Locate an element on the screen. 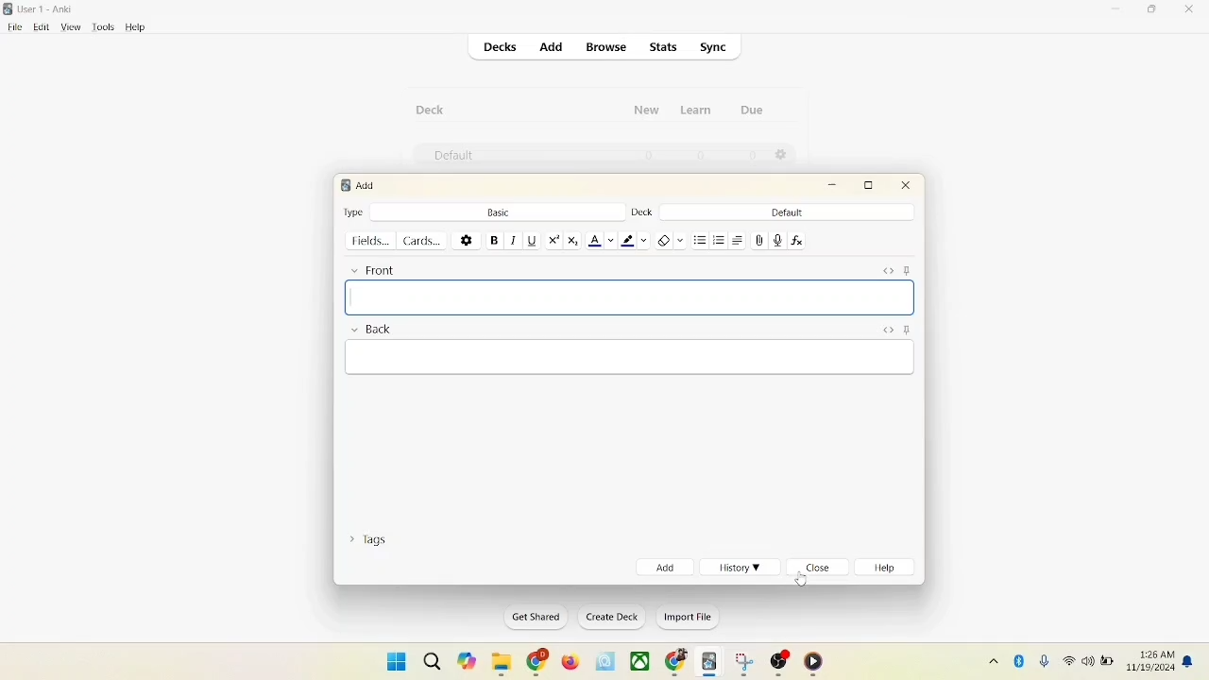 The image size is (1209, 680). search is located at coordinates (431, 657).